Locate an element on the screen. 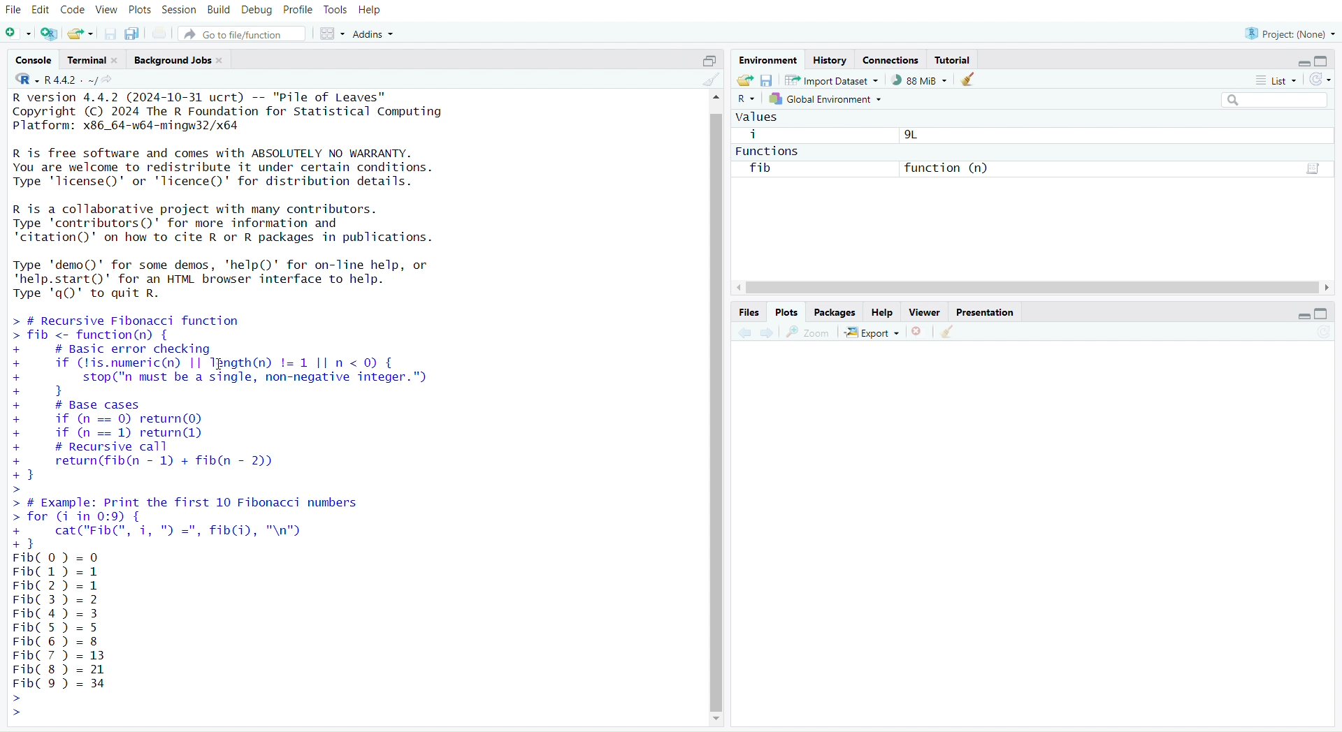  backward is located at coordinates (744, 334).